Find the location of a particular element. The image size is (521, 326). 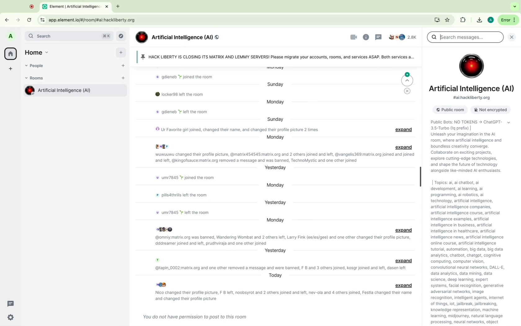

typing message is located at coordinates (465, 38).